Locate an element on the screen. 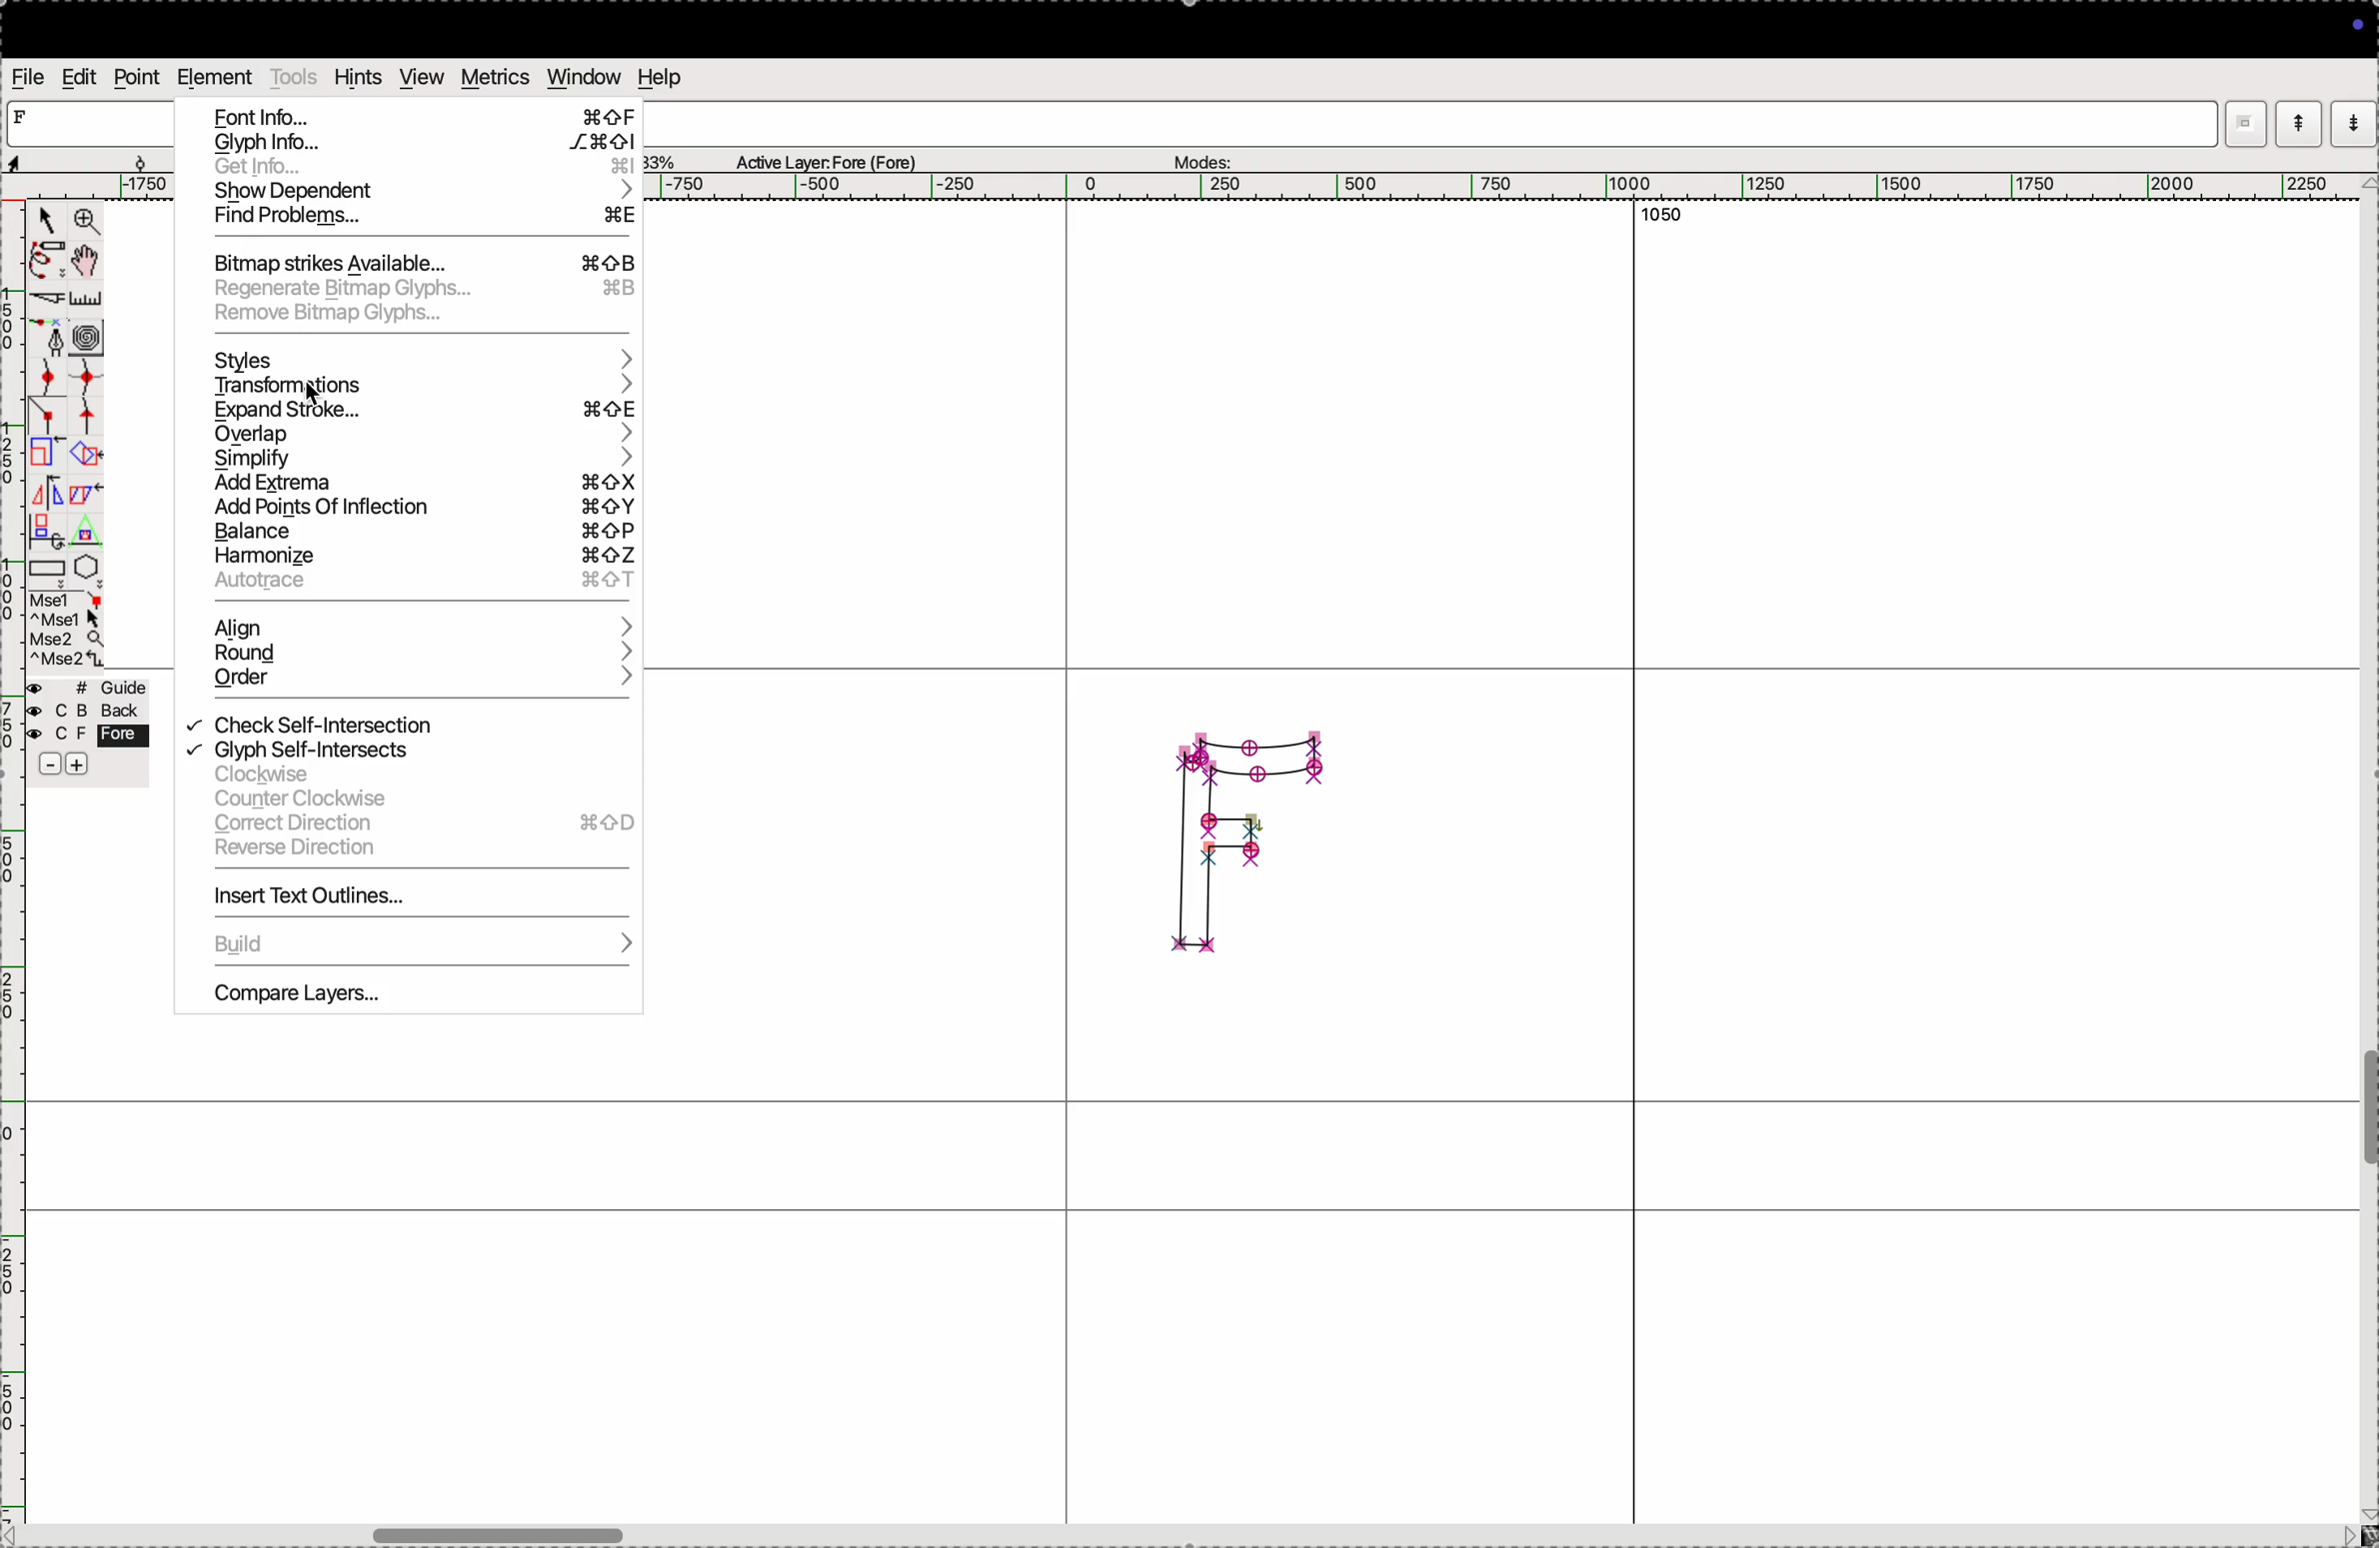  metrics is located at coordinates (497, 77).